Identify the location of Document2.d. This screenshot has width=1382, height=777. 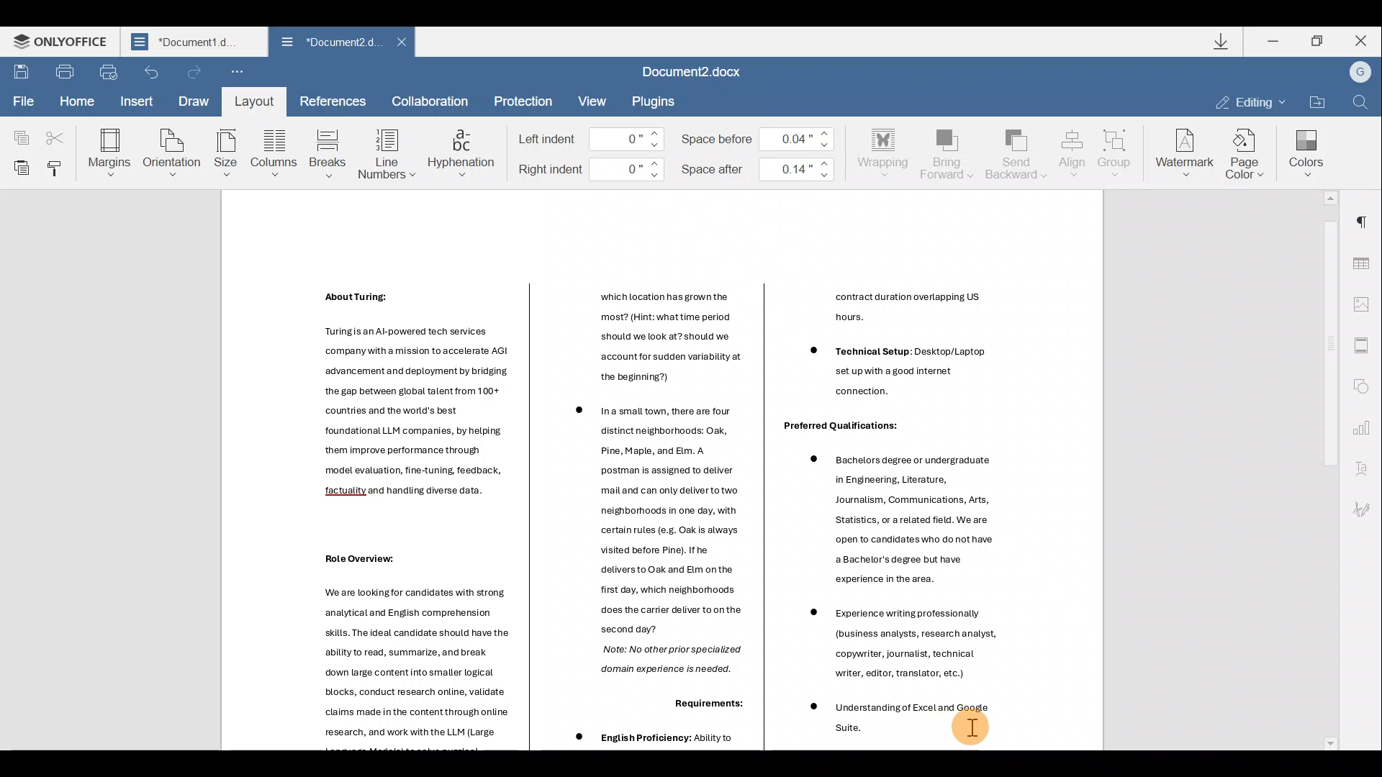
(194, 45).